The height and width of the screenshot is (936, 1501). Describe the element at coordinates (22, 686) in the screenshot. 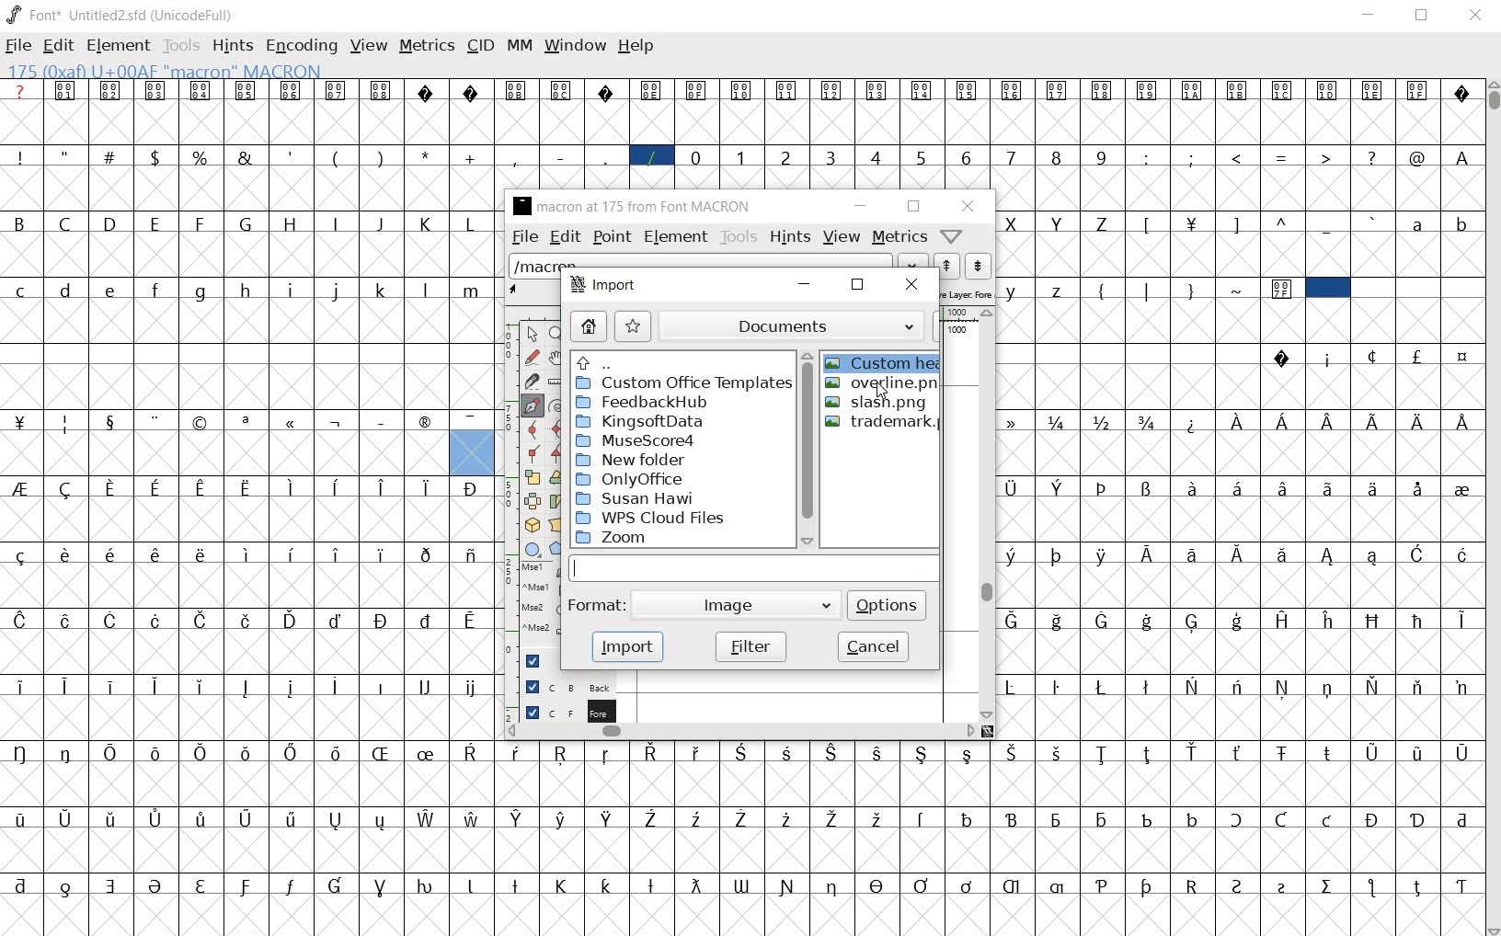

I see `Symbol` at that location.